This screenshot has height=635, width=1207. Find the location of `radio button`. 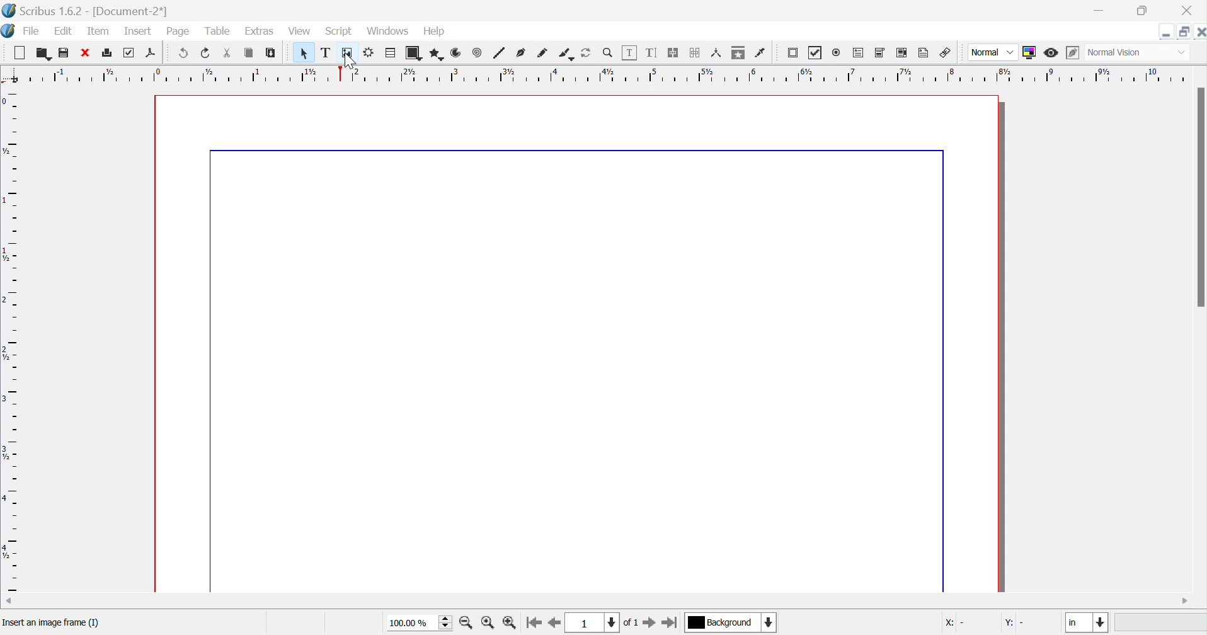

radio button is located at coordinates (837, 53).